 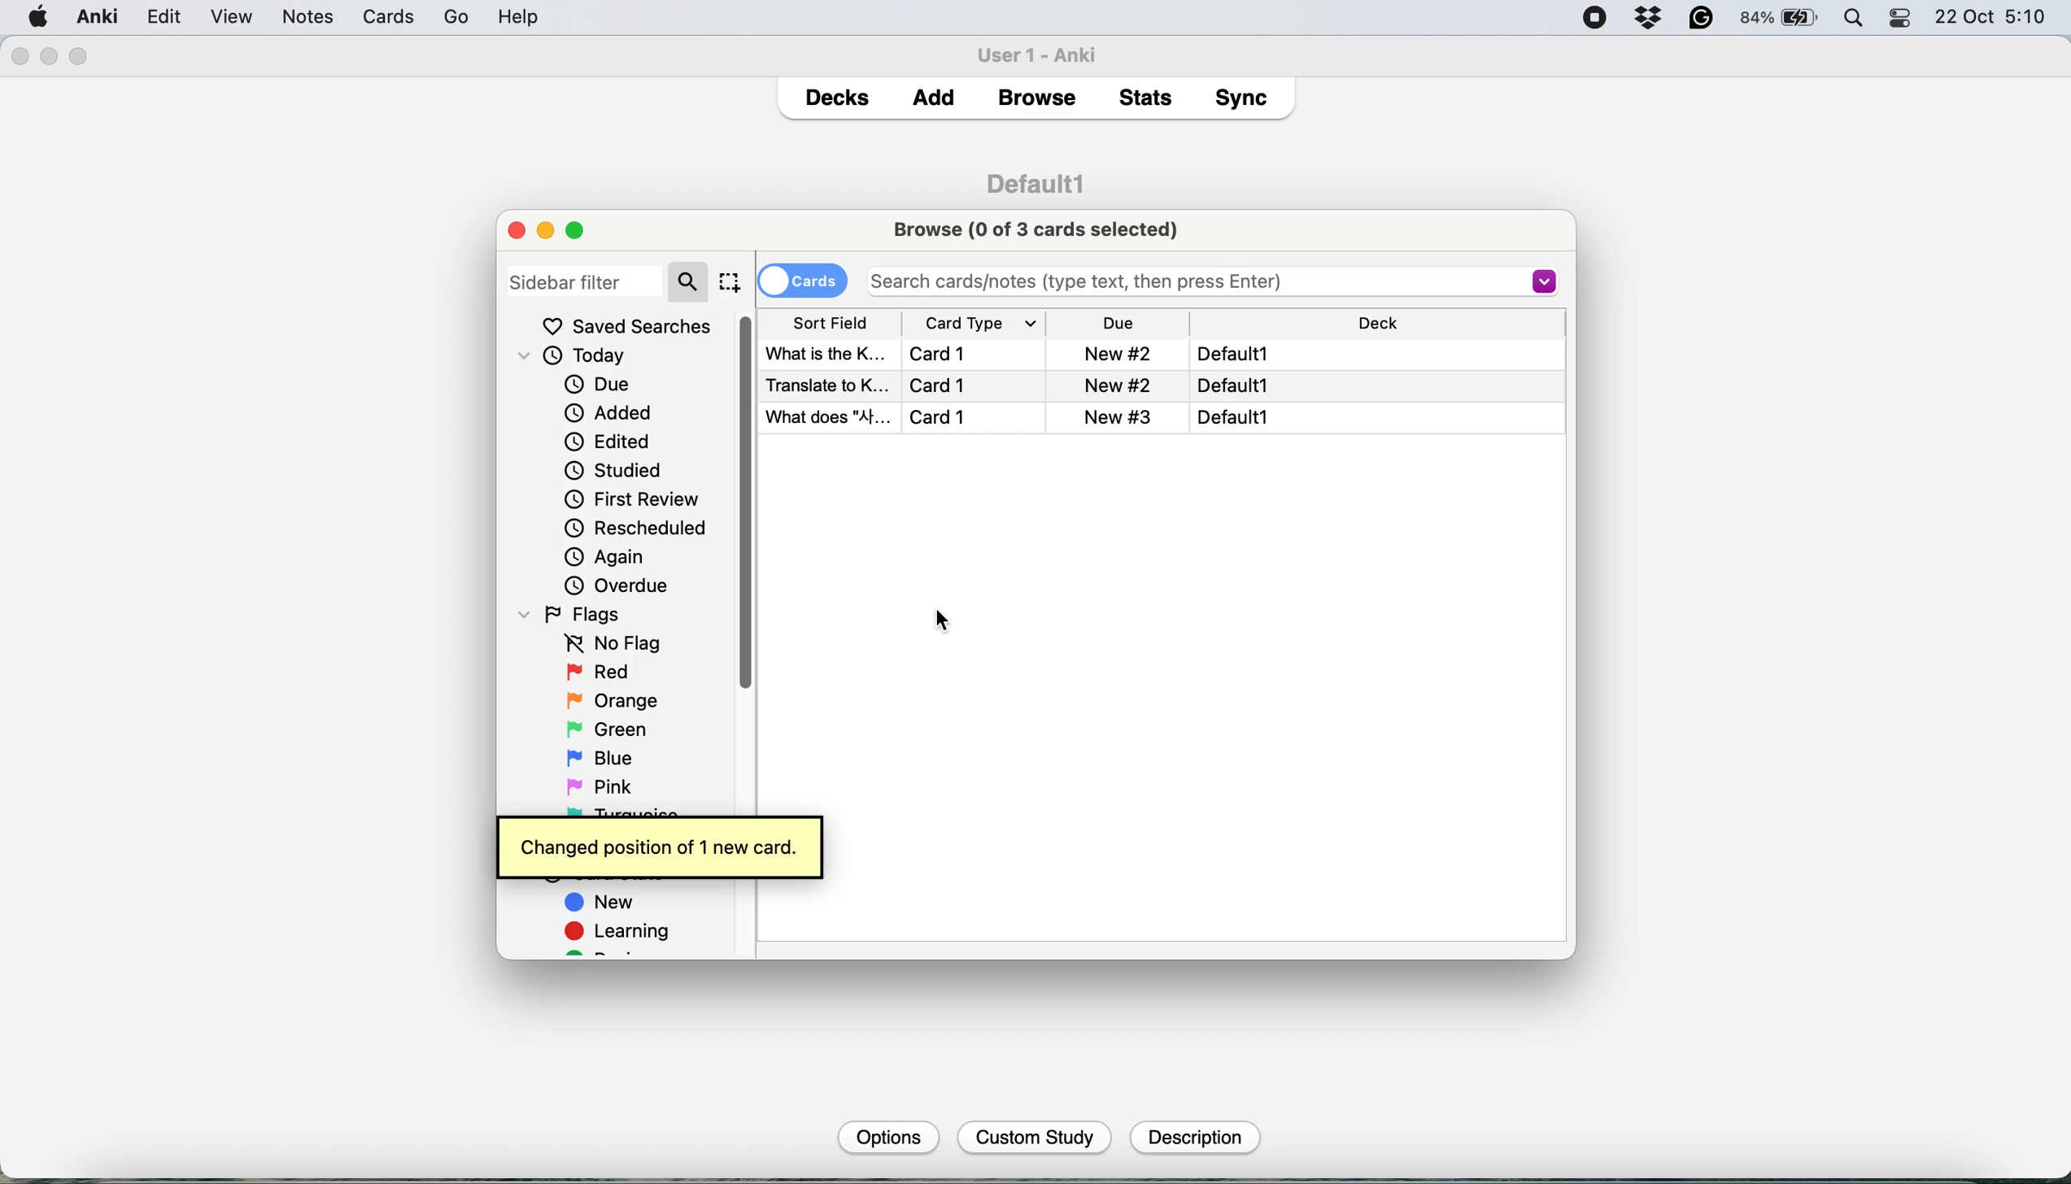 What do you see at coordinates (1703, 19) in the screenshot?
I see `grammarly` at bounding box center [1703, 19].